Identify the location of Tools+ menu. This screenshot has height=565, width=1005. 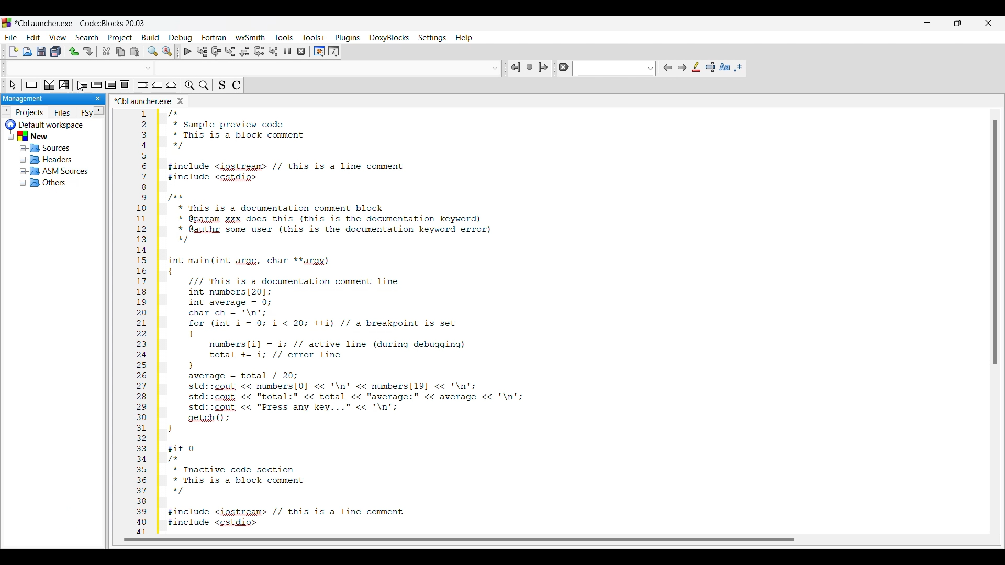
(314, 37).